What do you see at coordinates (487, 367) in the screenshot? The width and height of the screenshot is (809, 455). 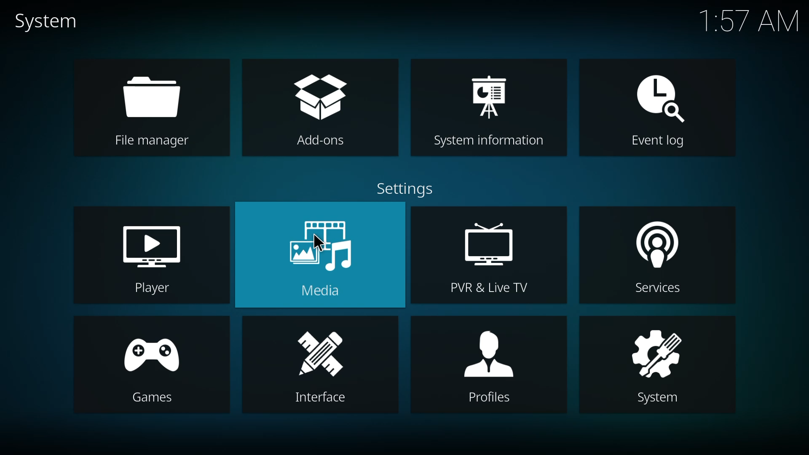 I see `profiles` at bounding box center [487, 367].